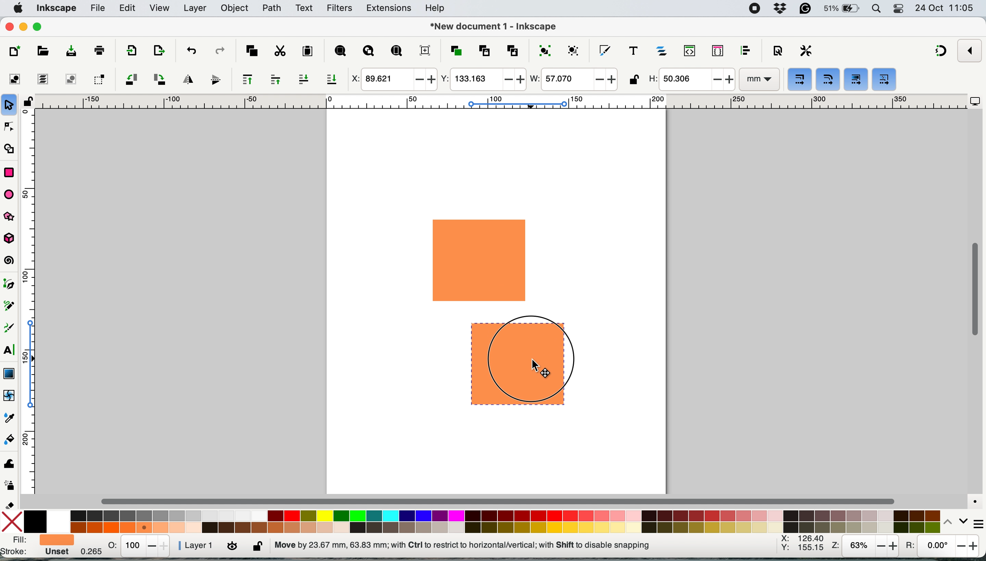 The width and height of the screenshot is (986, 561). What do you see at coordinates (160, 8) in the screenshot?
I see `view` at bounding box center [160, 8].